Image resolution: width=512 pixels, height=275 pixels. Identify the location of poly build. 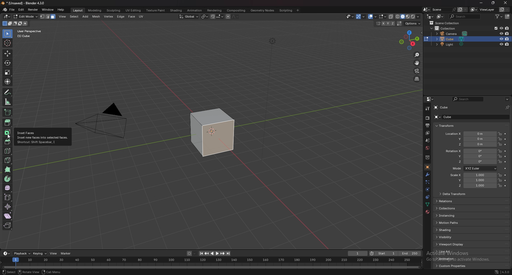
(8, 169).